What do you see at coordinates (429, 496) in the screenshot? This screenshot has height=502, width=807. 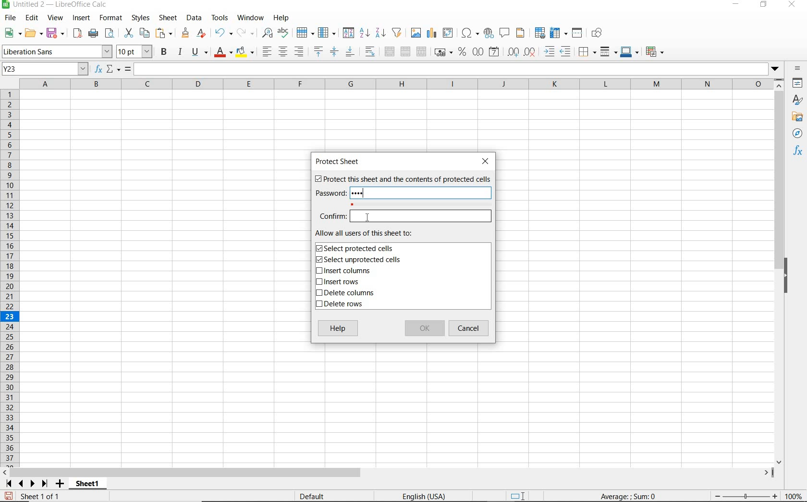 I see `english (USA)` at bounding box center [429, 496].